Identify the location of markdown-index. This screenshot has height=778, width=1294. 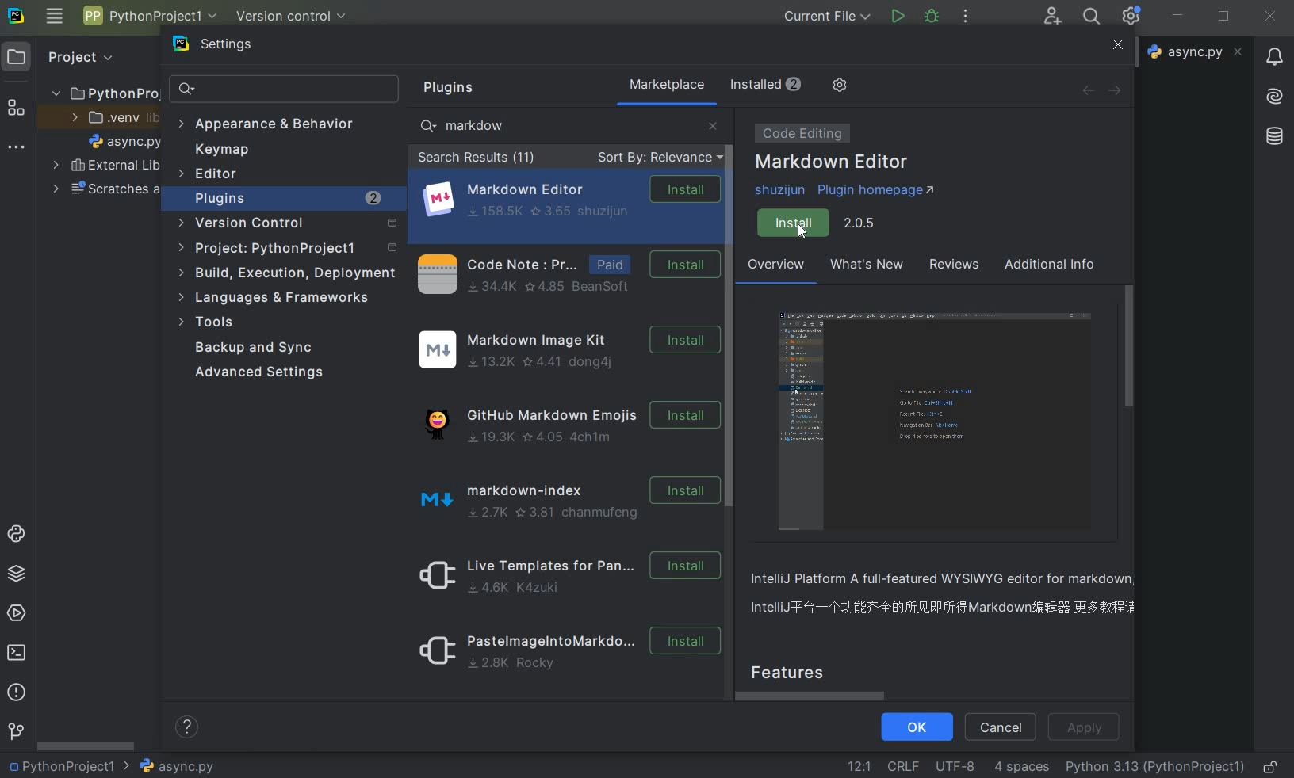
(561, 498).